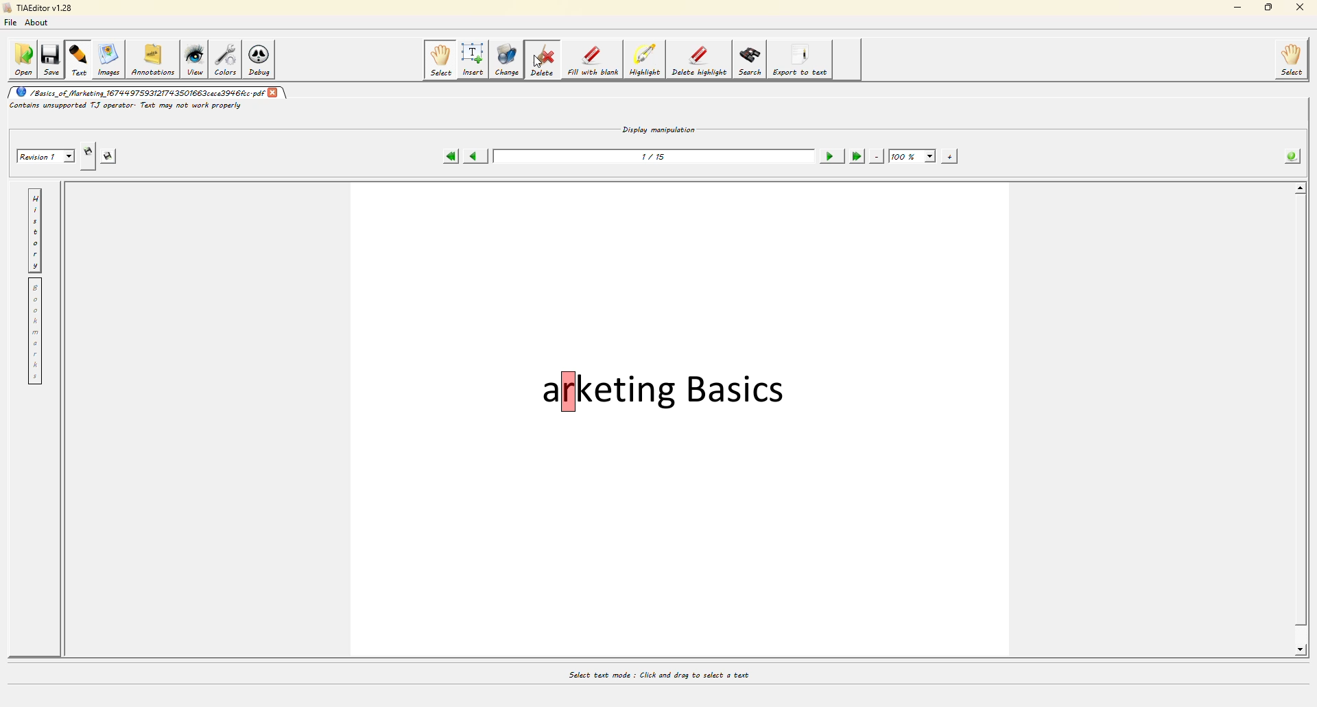  What do you see at coordinates (1299, 420) in the screenshot?
I see `scroll bar` at bounding box center [1299, 420].